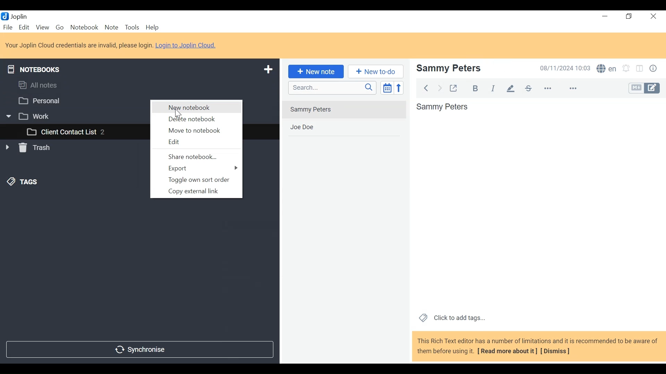 The width and height of the screenshot is (666, 374). I want to click on Joplin, so click(15, 16).